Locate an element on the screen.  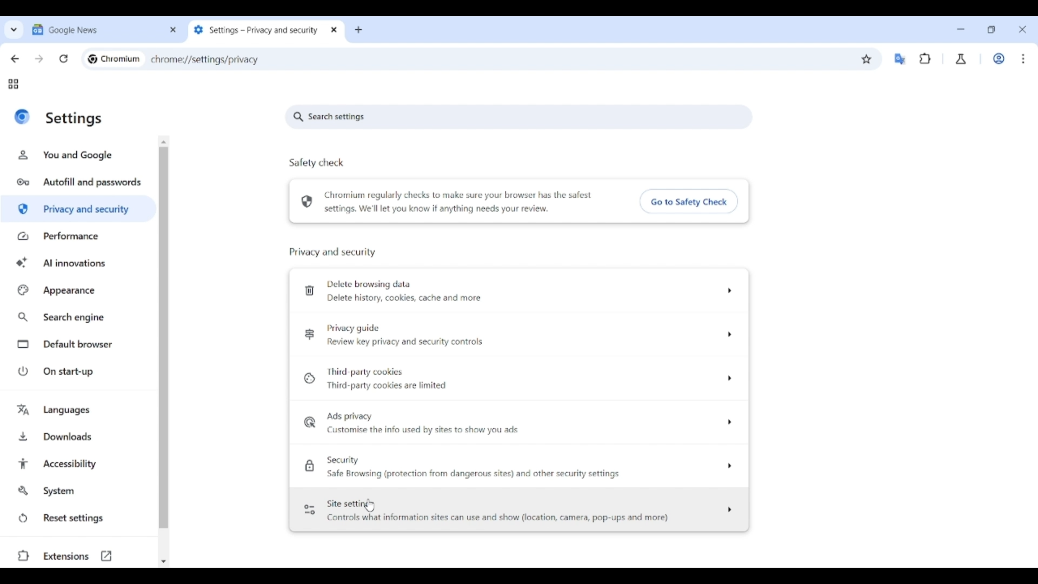
Ad privacy options is located at coordinates (519, 423).